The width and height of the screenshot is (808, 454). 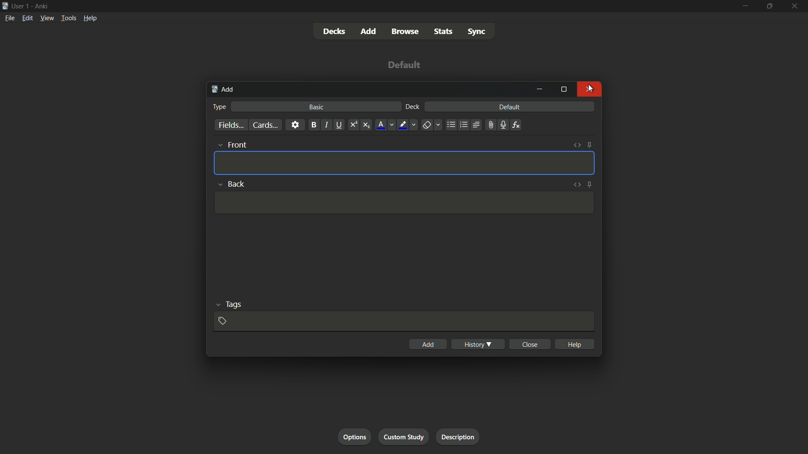 What do you see at coordinates (355, 436) in the screenshot?
I see `options` at bounding box center [355, 436].